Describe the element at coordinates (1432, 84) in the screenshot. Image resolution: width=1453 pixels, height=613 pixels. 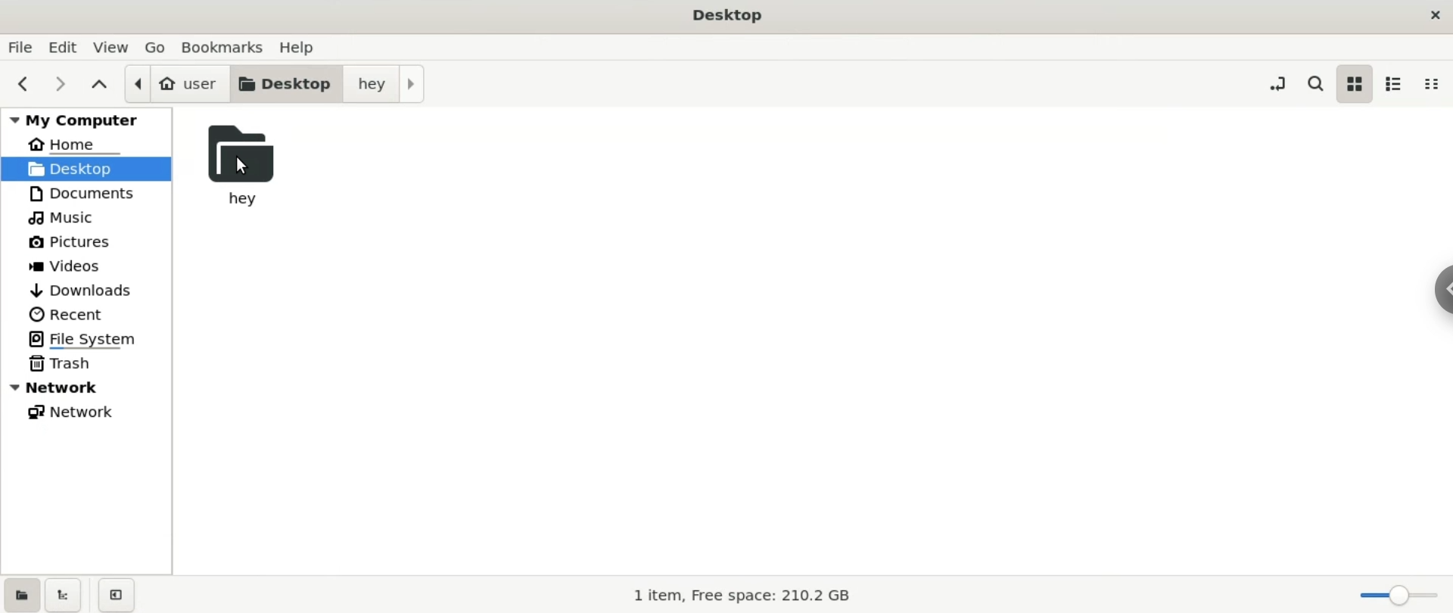
I see `compact view` at that location.